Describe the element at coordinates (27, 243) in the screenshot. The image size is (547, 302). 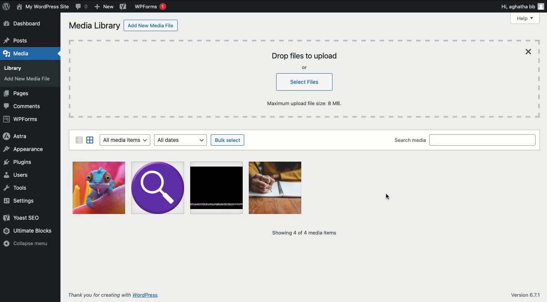
I see `Collapse menu` at that location.